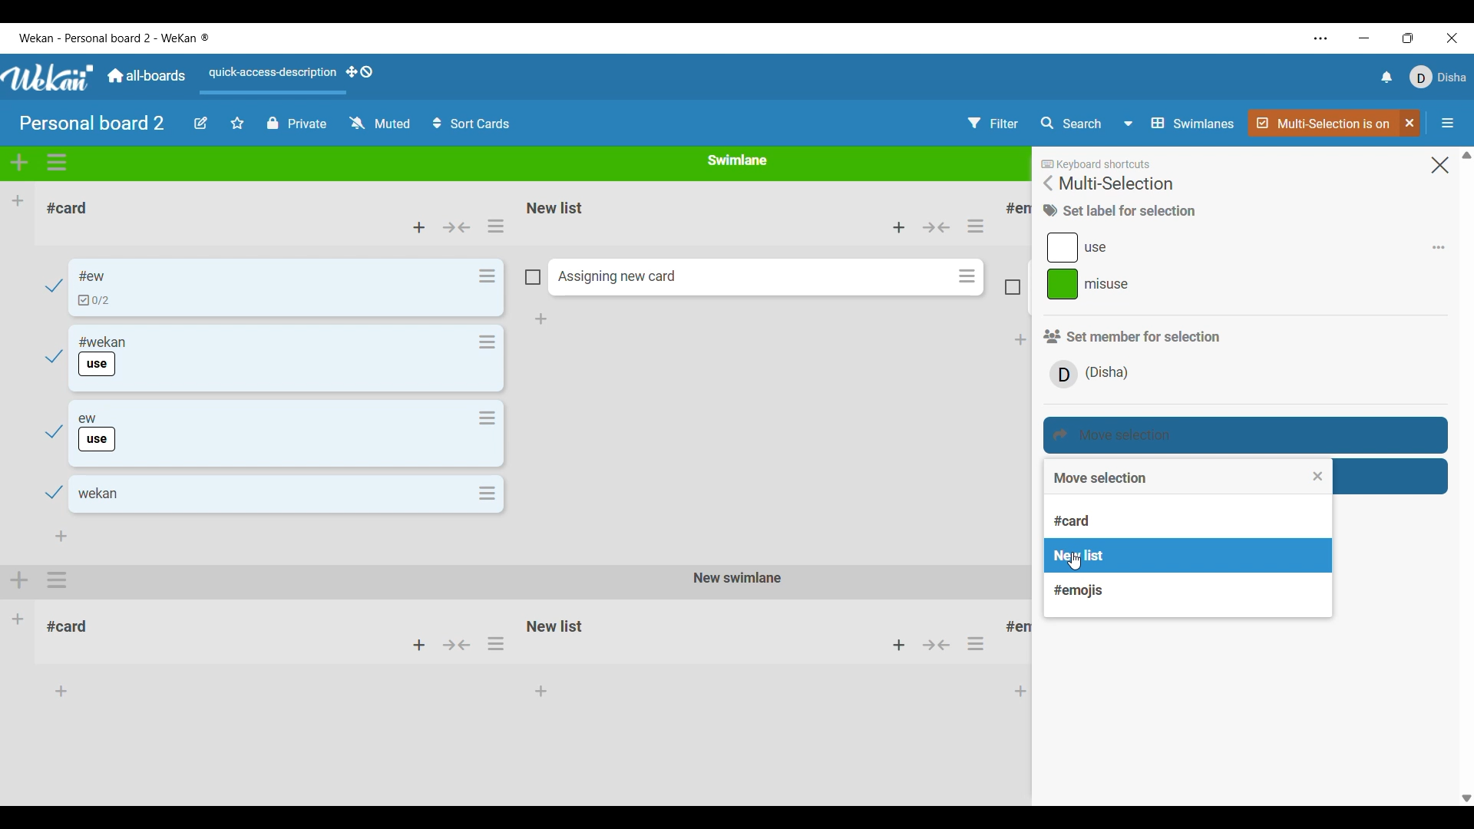 The width and height of the screenshot is (1474, 829). What do you see at coordinates (1246, 436) in the screenshot?
I see `Move selection highlighted by cursor` at bounding box center [1246, 436].